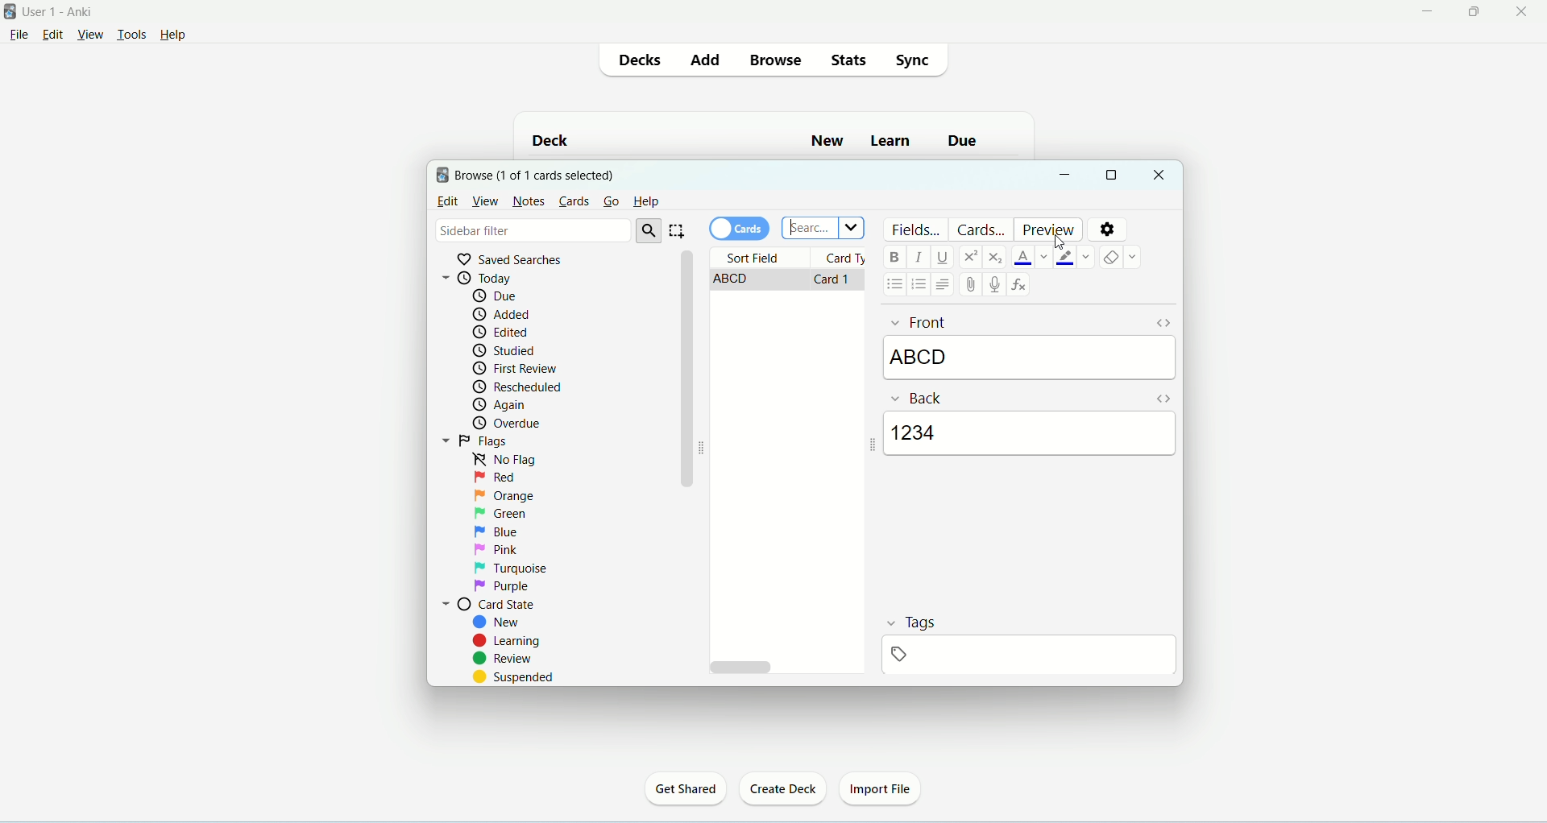 This screenshot has width=1547, height=823. I want to click on audio record, so click(997, 285).